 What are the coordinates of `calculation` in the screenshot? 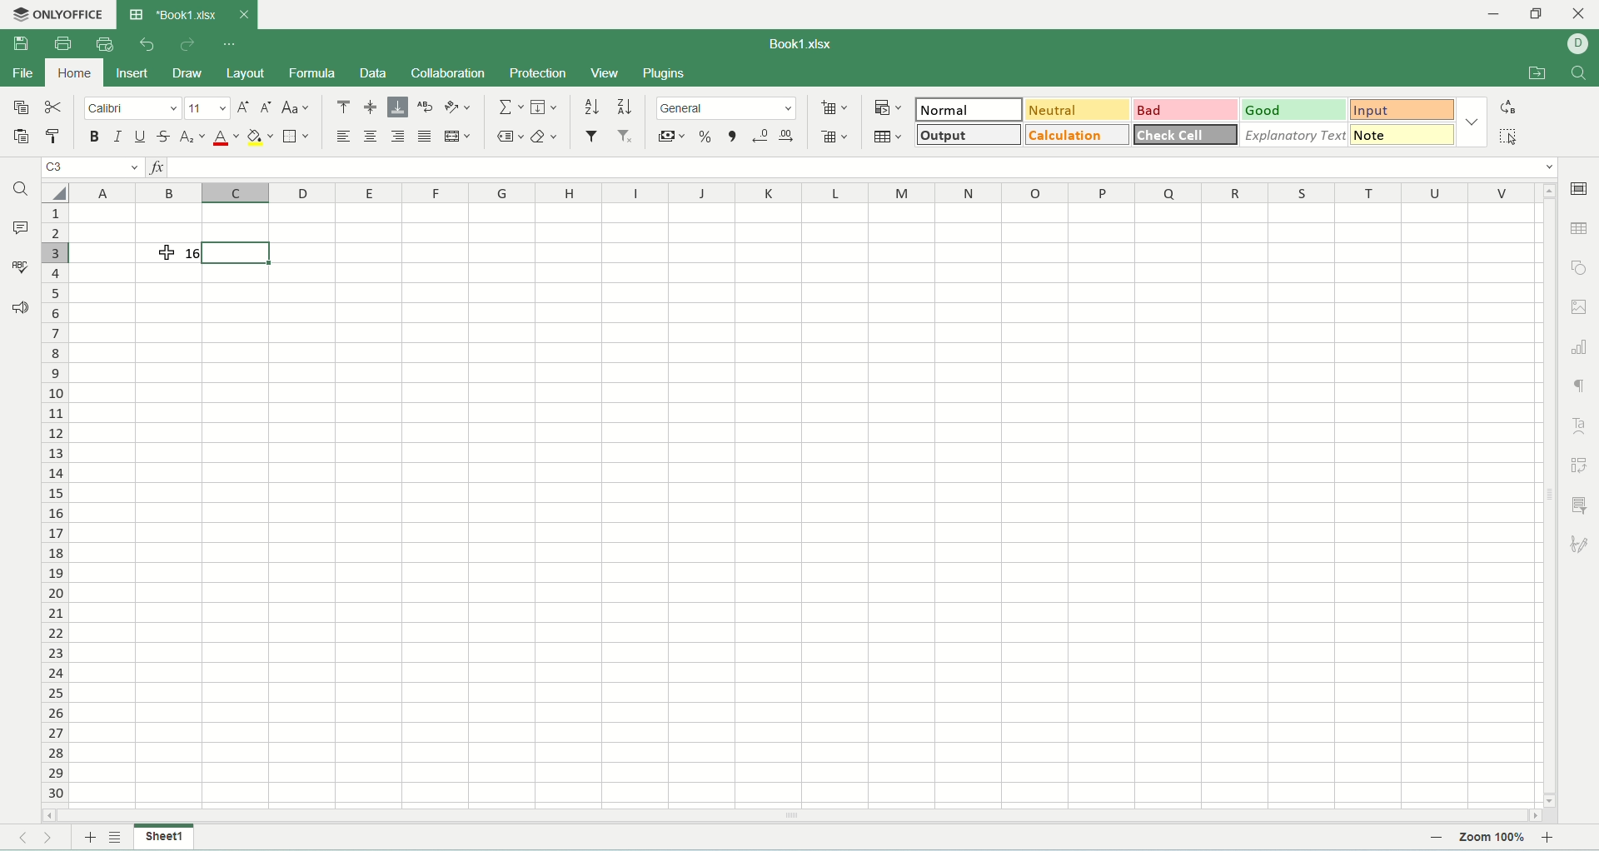 It's located at (1078, 135).